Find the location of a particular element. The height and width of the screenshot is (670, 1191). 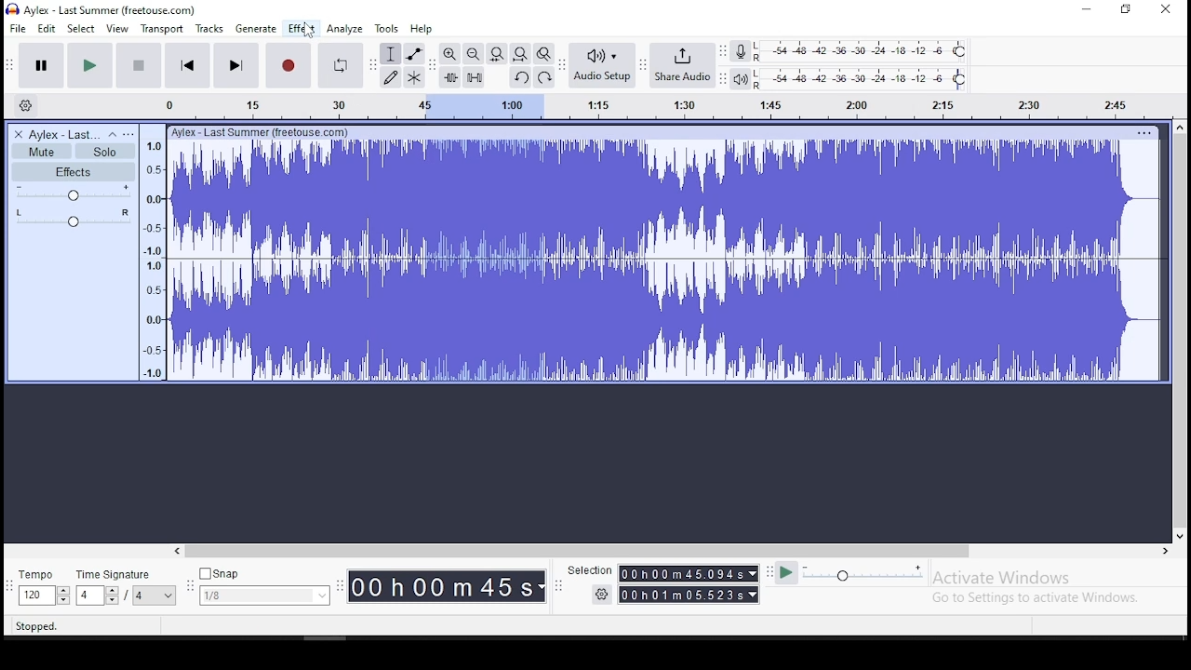

solo is located at coordinates (104, 152).